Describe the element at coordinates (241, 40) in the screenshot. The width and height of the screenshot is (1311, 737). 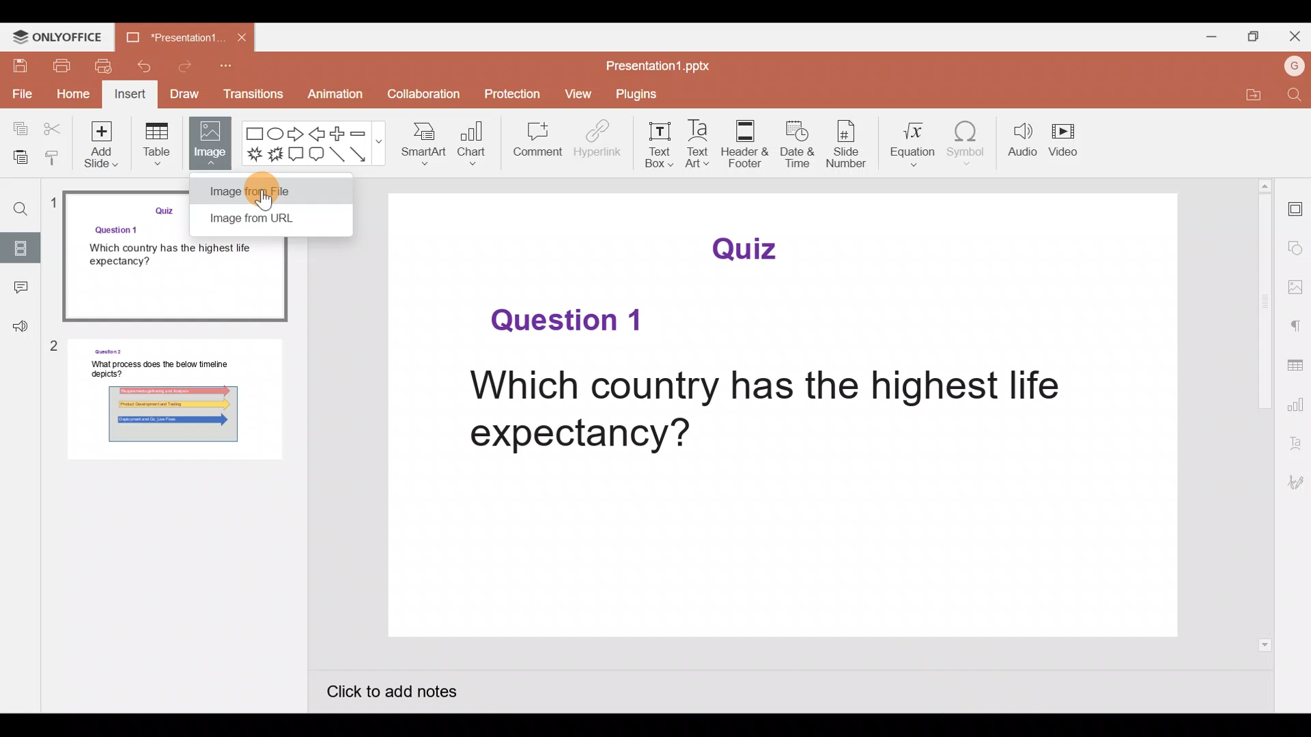
I see `Close document` at that location.